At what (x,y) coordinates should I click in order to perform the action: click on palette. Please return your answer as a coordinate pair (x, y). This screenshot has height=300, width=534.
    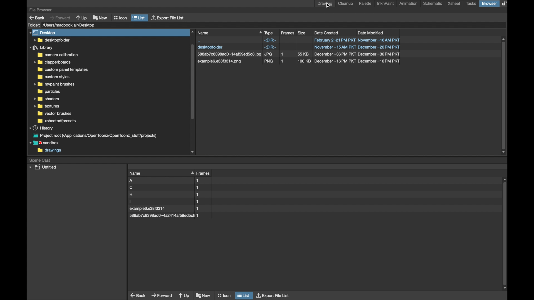
    Looking at the image, I should click on (365, 3).